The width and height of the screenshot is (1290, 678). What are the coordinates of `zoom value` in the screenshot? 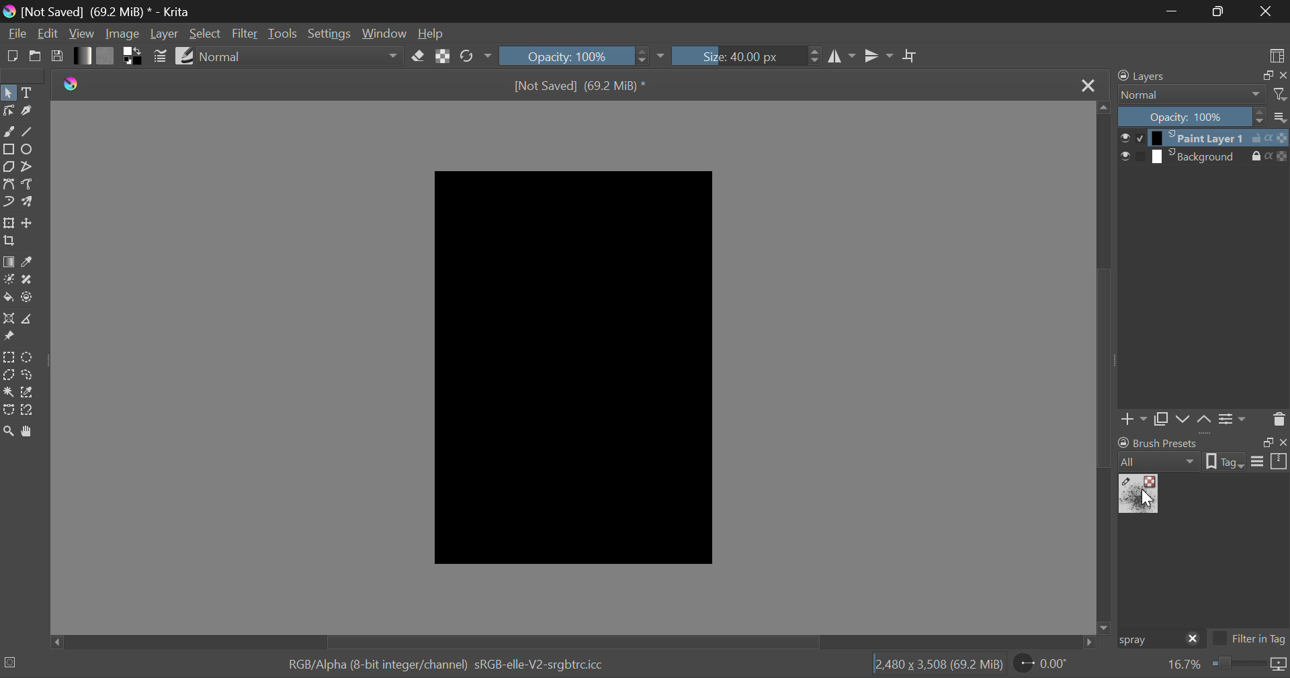 It's located at (1184, 665).